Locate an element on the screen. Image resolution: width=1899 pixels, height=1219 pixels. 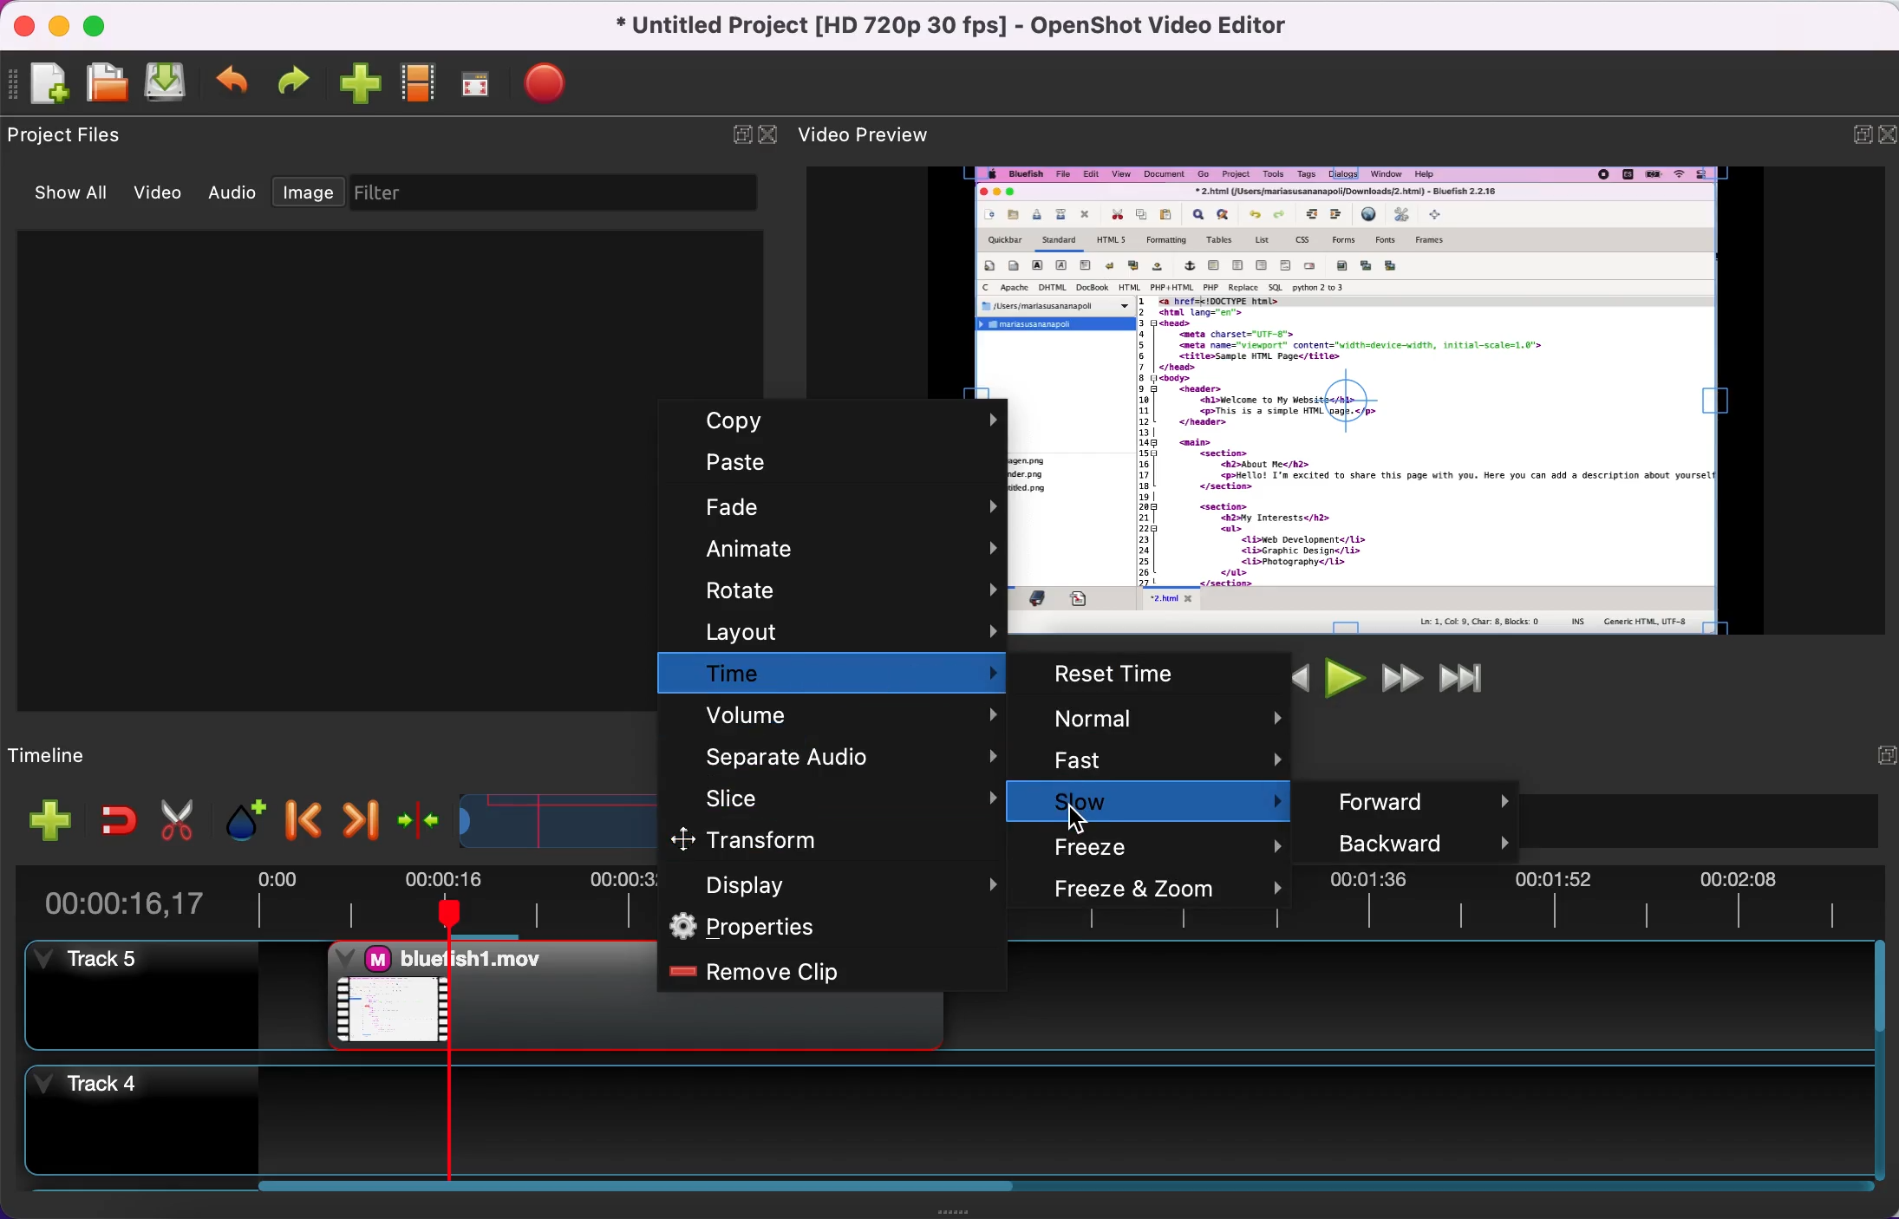
audio is located at coordinates (238, 195).